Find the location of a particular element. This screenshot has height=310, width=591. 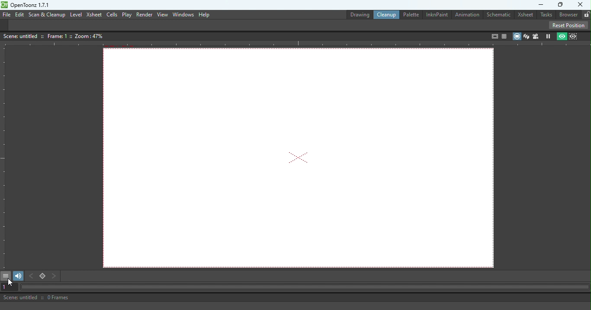

Set key is located at coordinates (43, 277).